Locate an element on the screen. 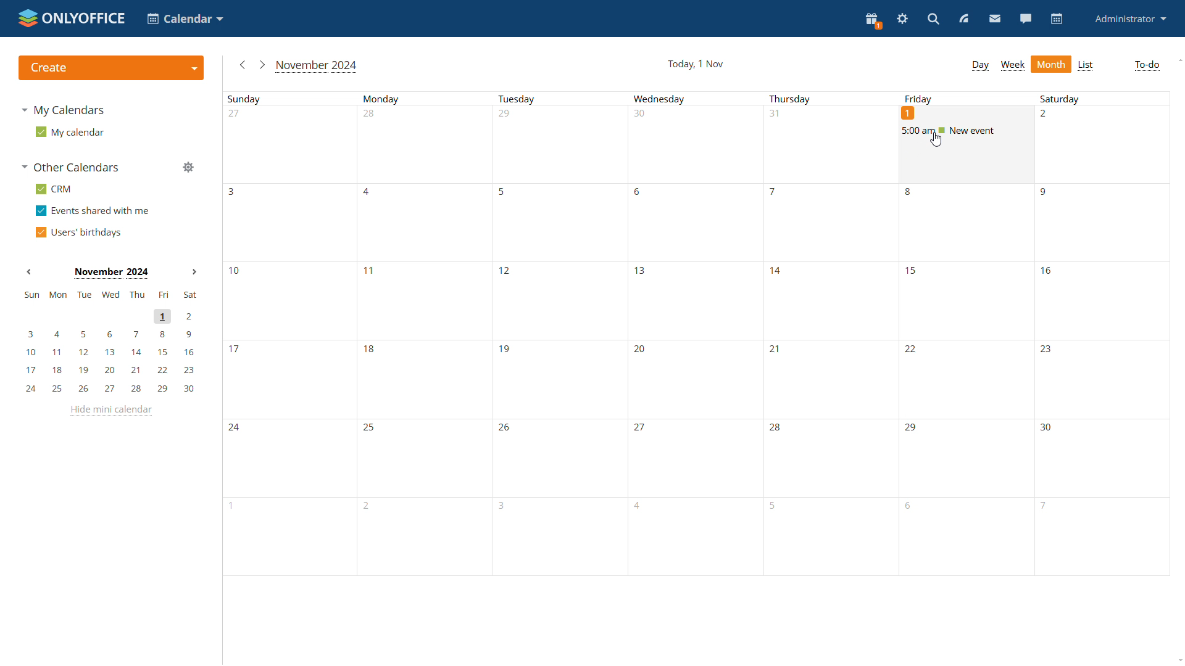 The image size is (1185, 666). choose application is located at coordinates (184, 18).